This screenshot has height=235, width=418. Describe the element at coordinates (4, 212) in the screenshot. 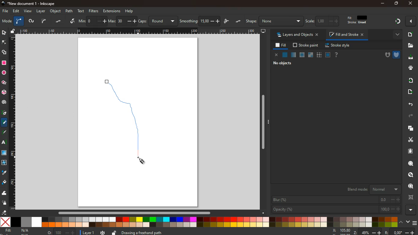

I see `erase` at that location.